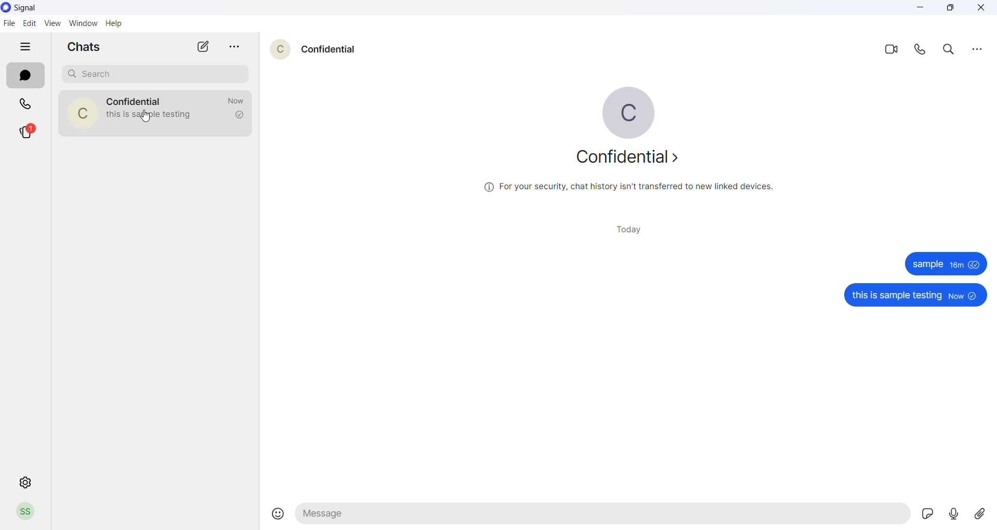  Describe the element at coordinates (25, 76) in the screenshot. I see `chats` at that location.